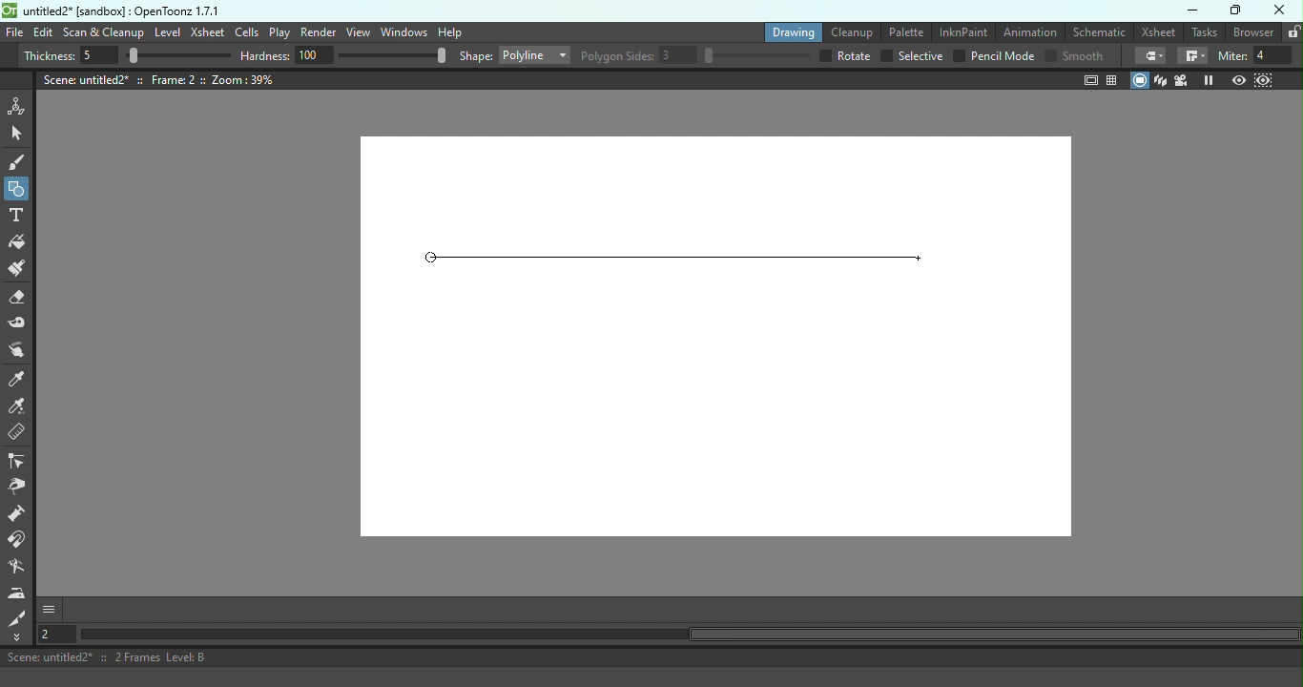 This screenshot has height=687, width=1303. What do you see at coordinates (21, 242) in the screenshot?
I see `Fill tool` at bounding box center [21, 242].